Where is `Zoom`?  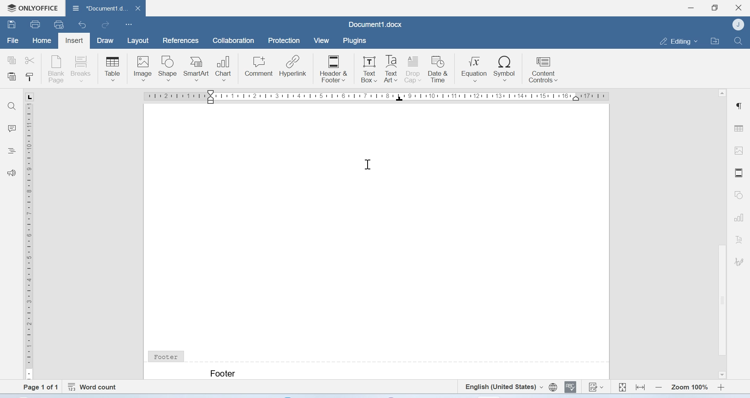 Zoom is located at coordinates (689, 386).